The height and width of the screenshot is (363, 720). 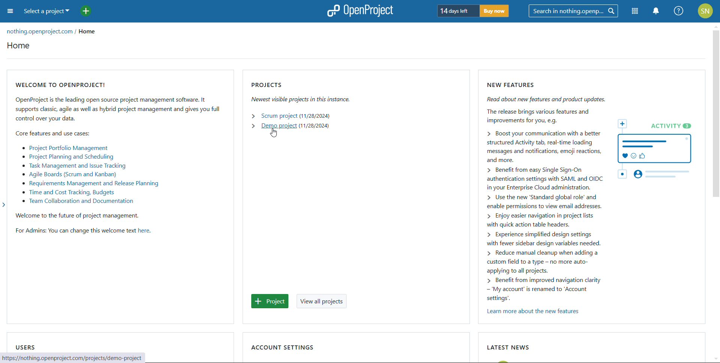 I want to click on project planning & scheduling, so click(x=67, y=156).